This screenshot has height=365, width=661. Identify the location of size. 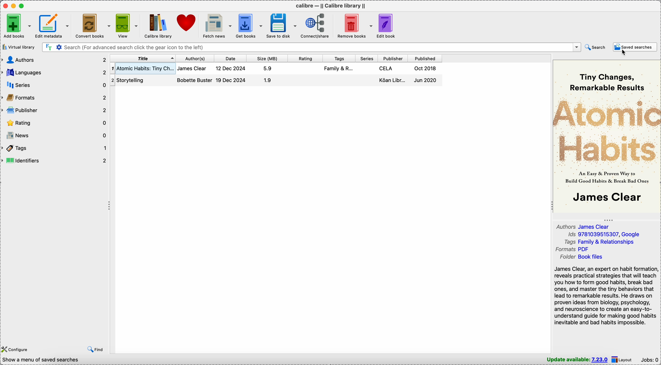
(266, 58).